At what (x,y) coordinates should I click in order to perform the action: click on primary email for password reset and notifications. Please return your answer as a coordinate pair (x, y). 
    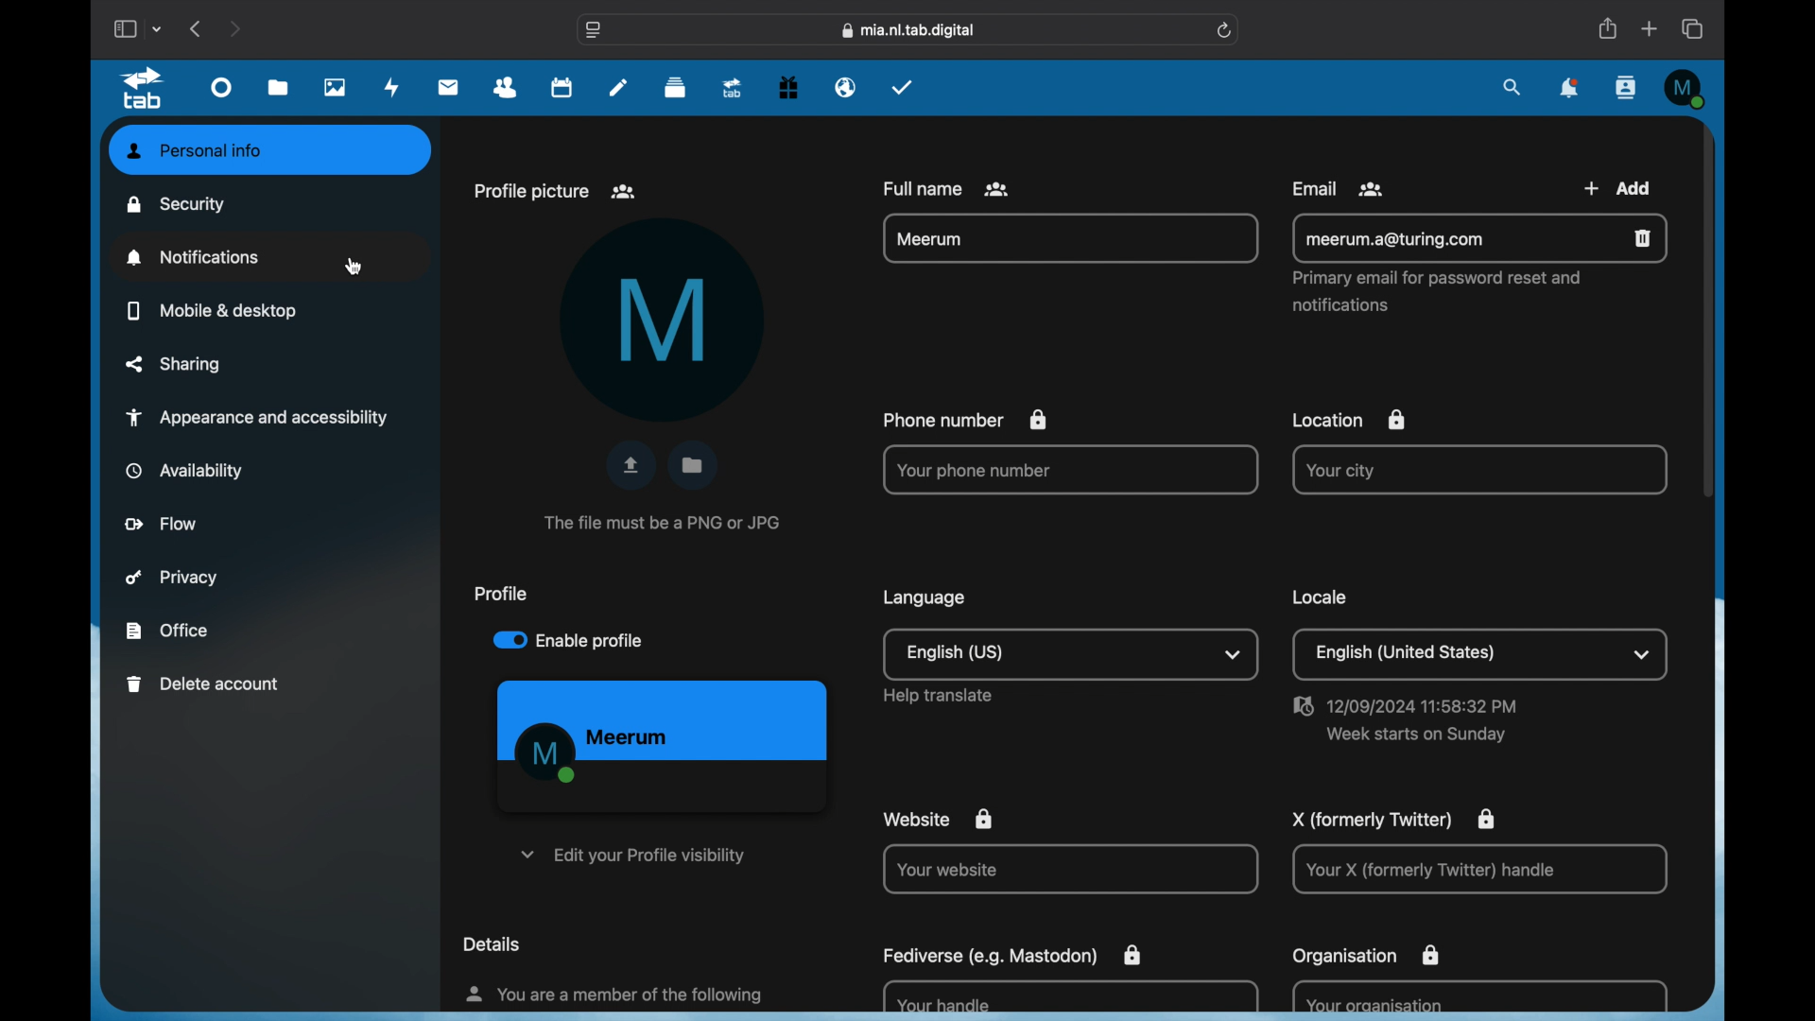
    Looking at the image, I should click on (1437, 291).